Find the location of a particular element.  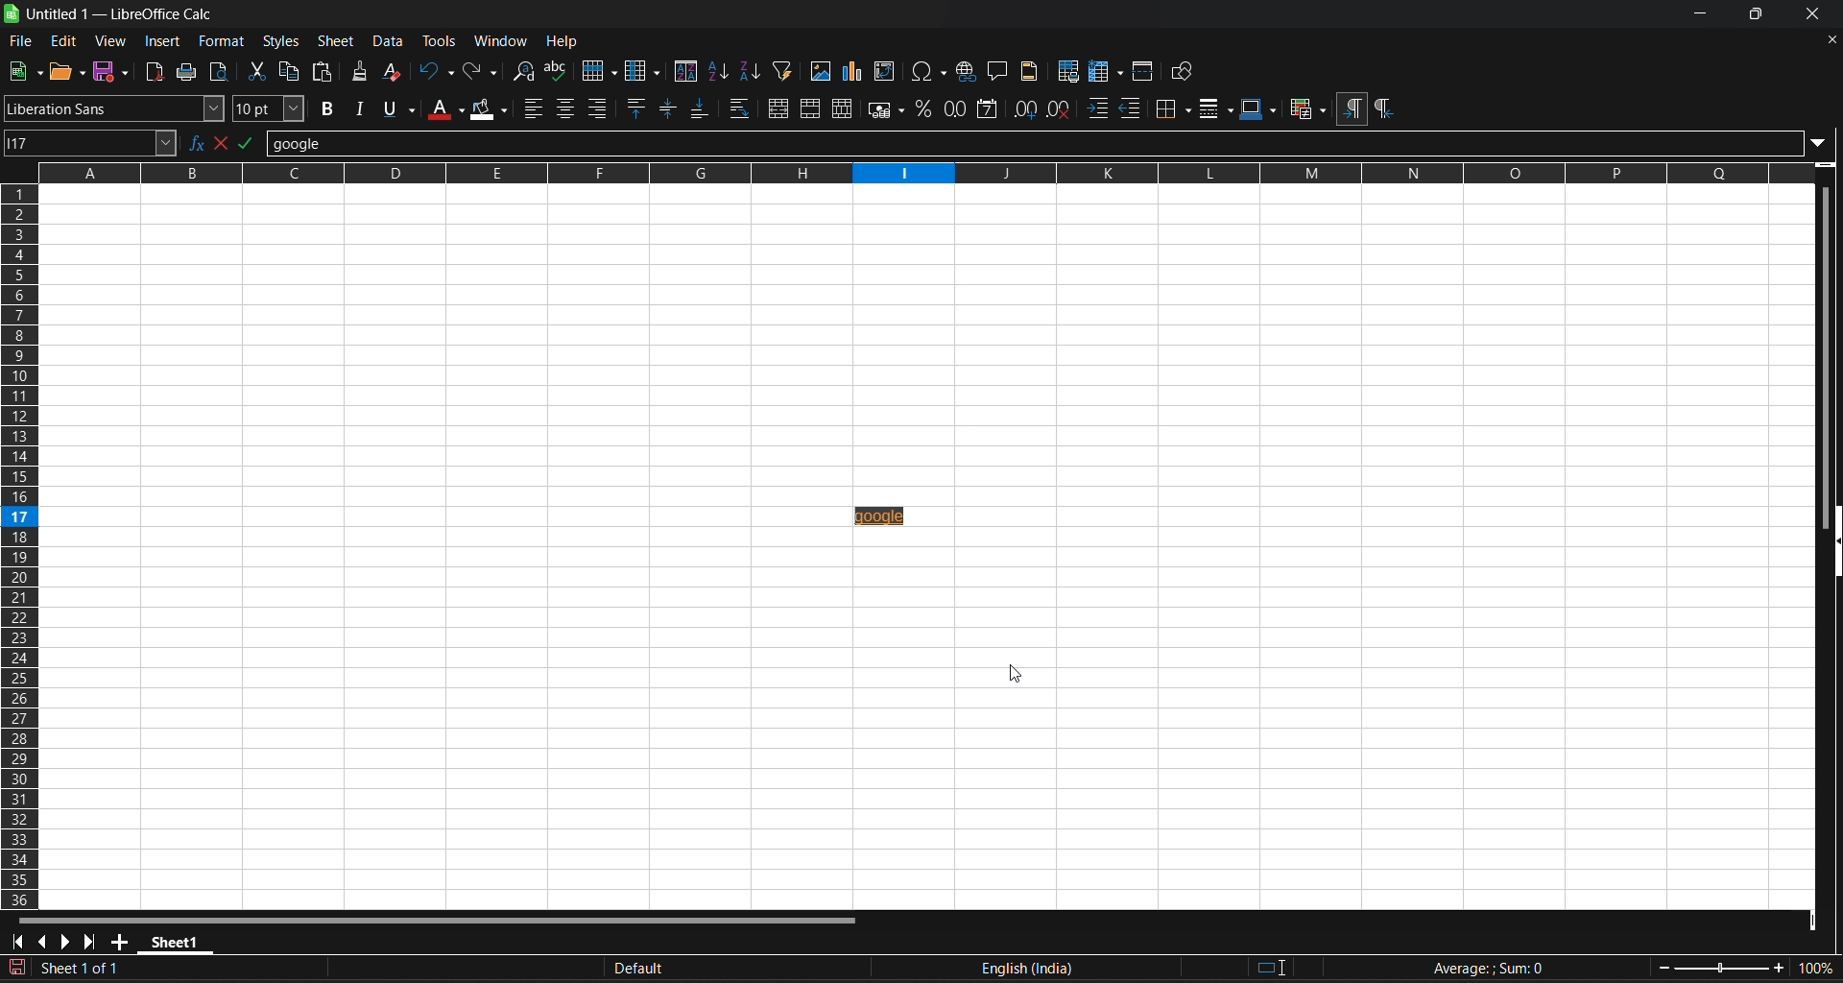

background color is located at coordinates (491, 108).